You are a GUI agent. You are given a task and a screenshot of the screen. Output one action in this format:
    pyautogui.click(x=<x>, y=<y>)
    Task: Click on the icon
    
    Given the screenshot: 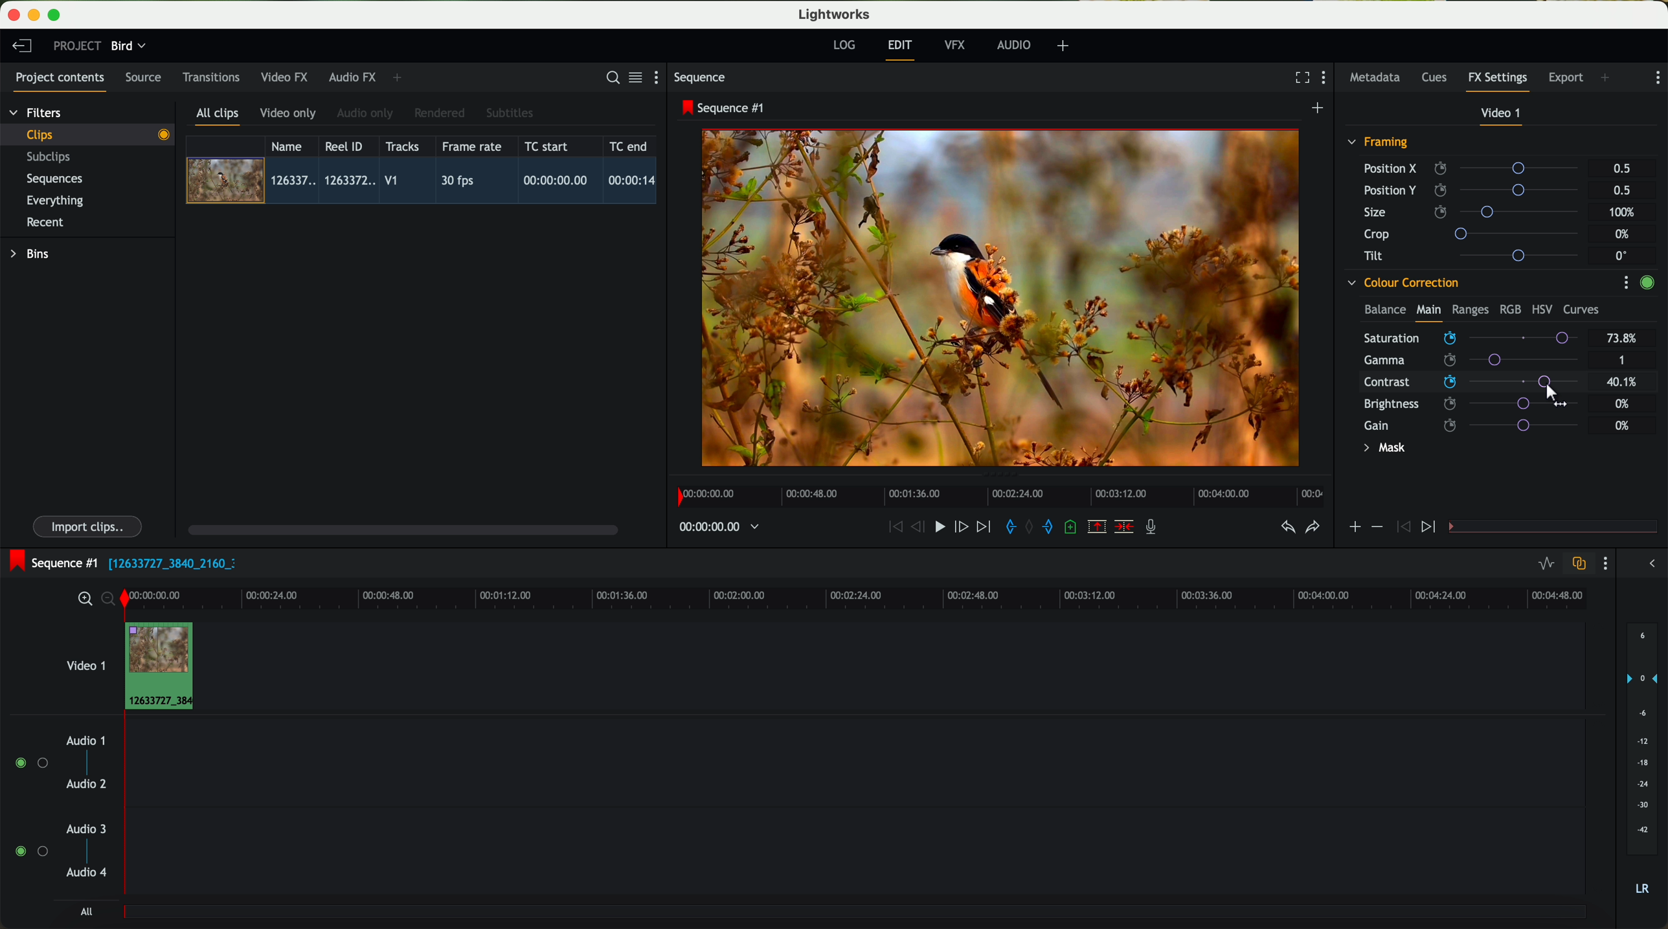 What is the action you would take?
    pyautogui.click(x=1430, y=528)
    